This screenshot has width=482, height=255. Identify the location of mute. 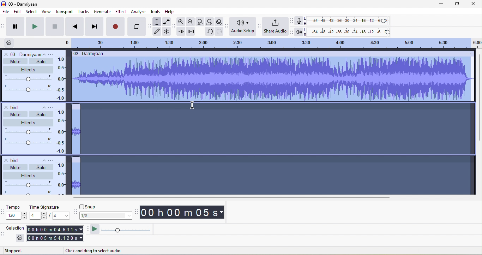
(14, 114).